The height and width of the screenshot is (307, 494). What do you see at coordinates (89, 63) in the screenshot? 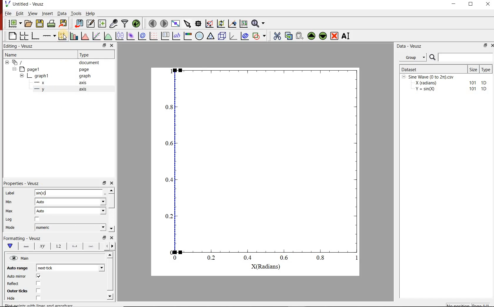
I see `document` at bounding box center [89, 63].